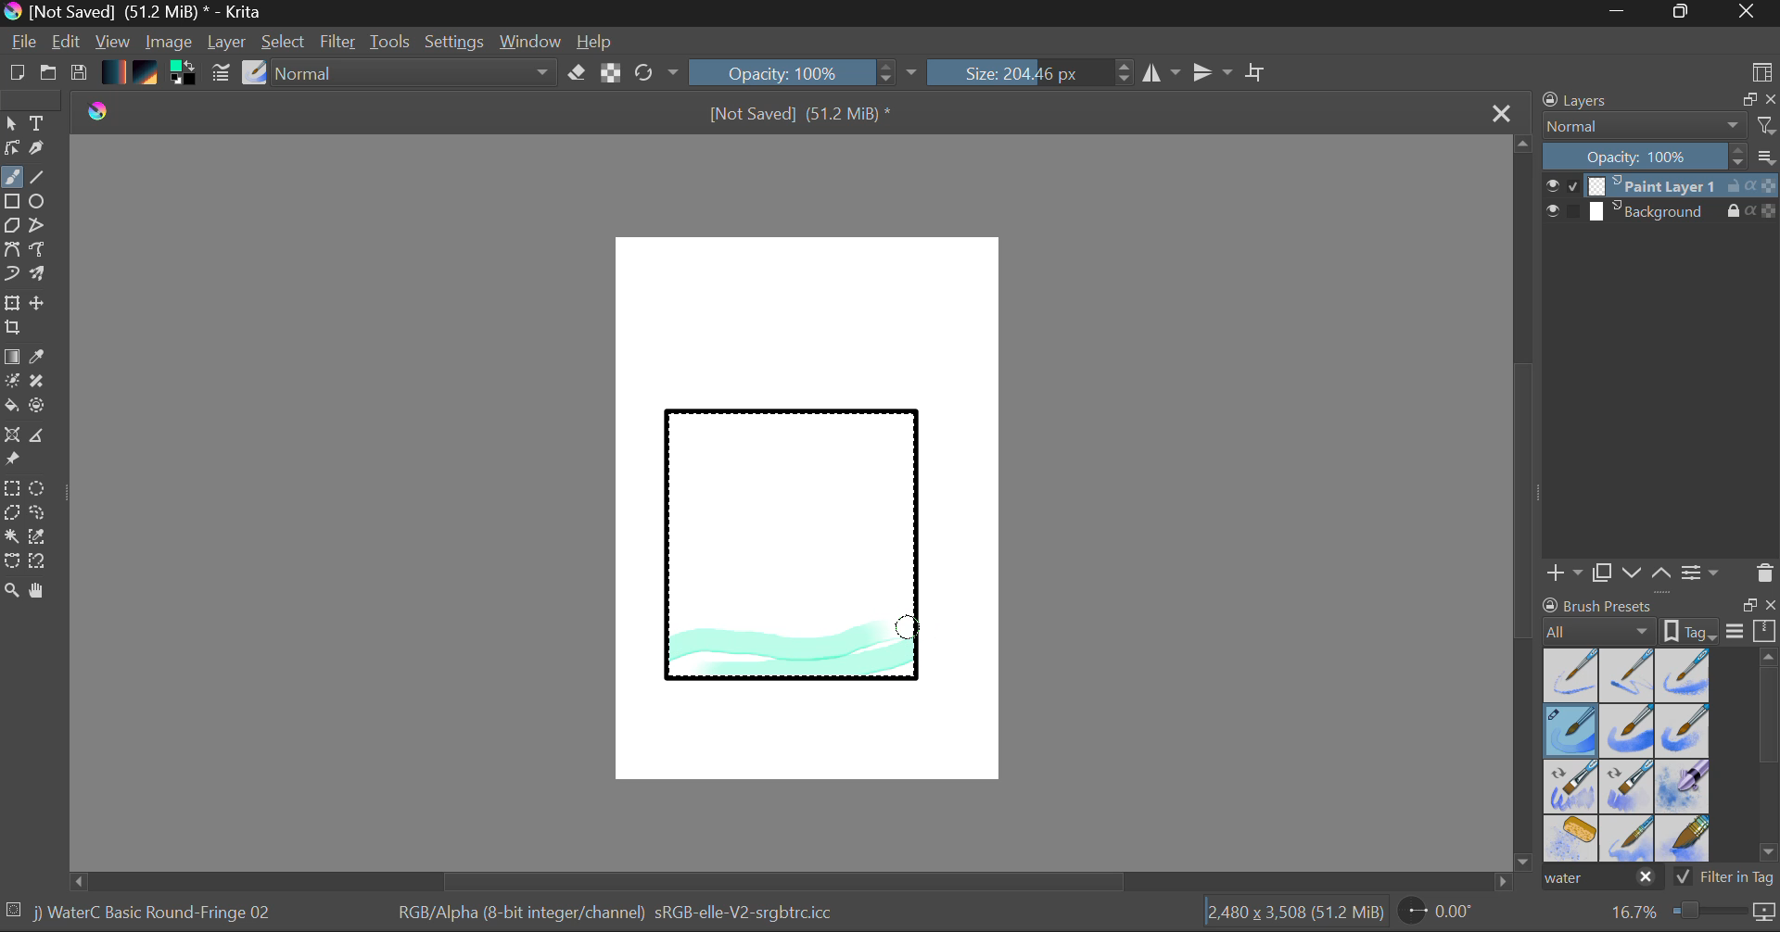 The height and width of the screenshot is (932, 1780). What do you see at coordinates (112, 70) in the screenshot?
I see `Gradient` at bounding box center [112, 70].